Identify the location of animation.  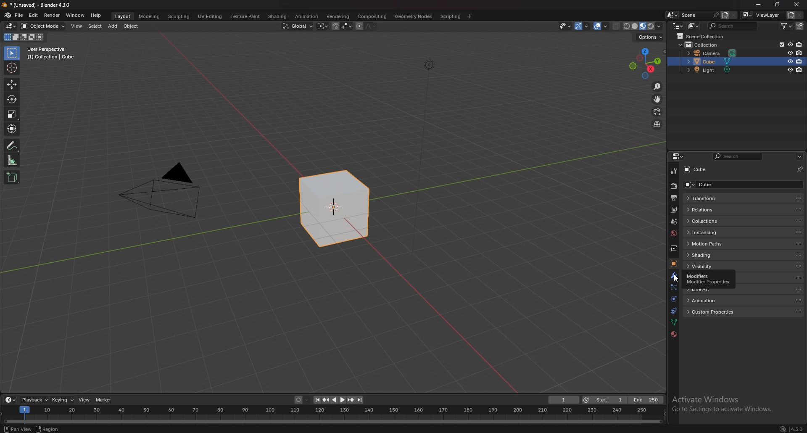
(714, 301).